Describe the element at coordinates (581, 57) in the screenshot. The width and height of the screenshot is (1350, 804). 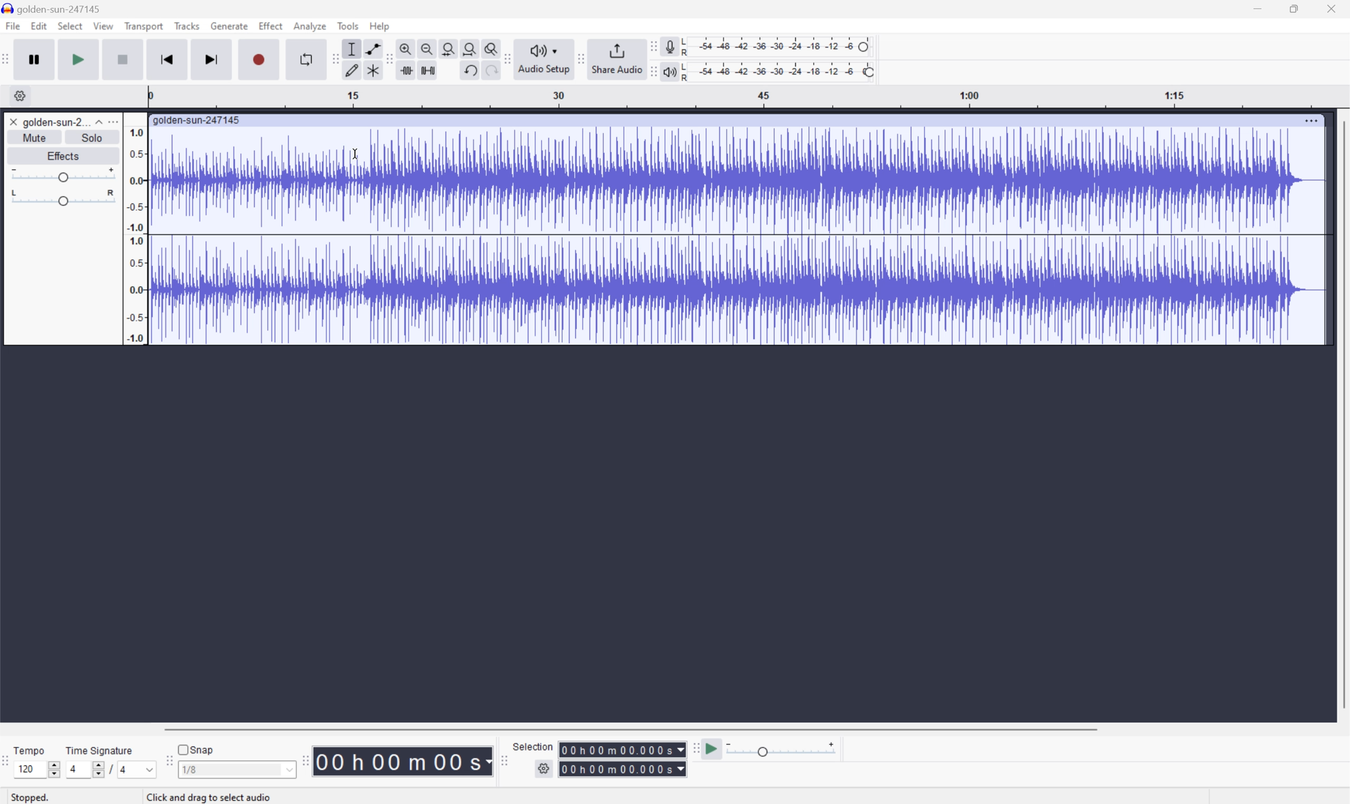
I see `Audacity Share audio toolbar` at that location.